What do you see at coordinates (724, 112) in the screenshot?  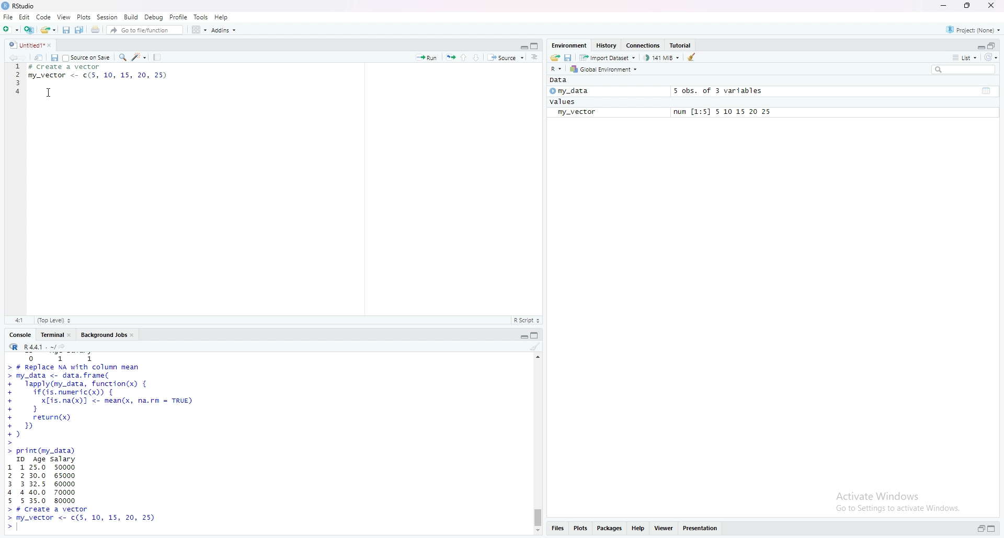 I see `num [1:5] 5 10 15 20 25` at bounding box center [724, 112].